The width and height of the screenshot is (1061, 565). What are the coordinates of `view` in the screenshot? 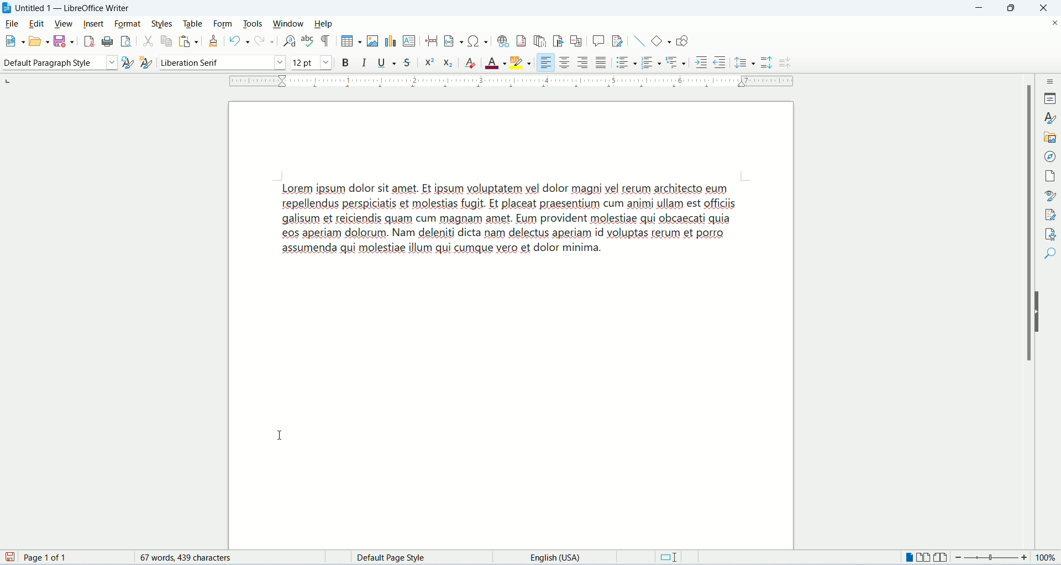 It's located at (62, 23).